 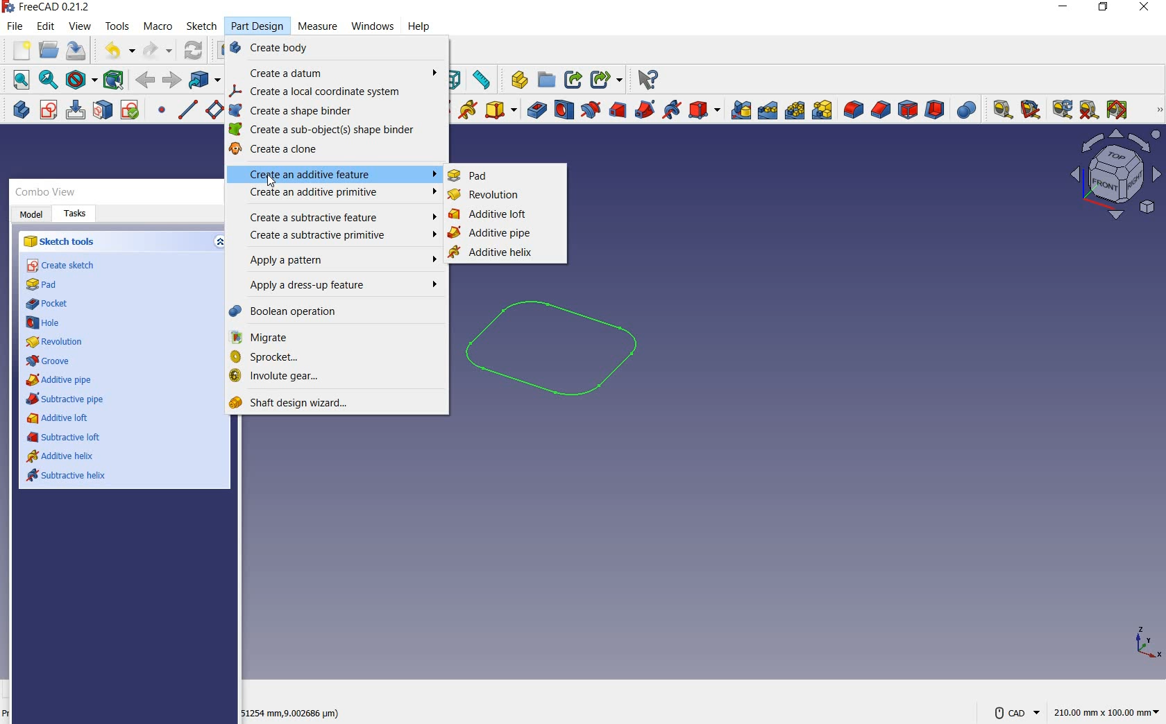 What do you see at coordinates (651, 77) in the screenshot?
I see `Help` at bounding box center [651, 77].